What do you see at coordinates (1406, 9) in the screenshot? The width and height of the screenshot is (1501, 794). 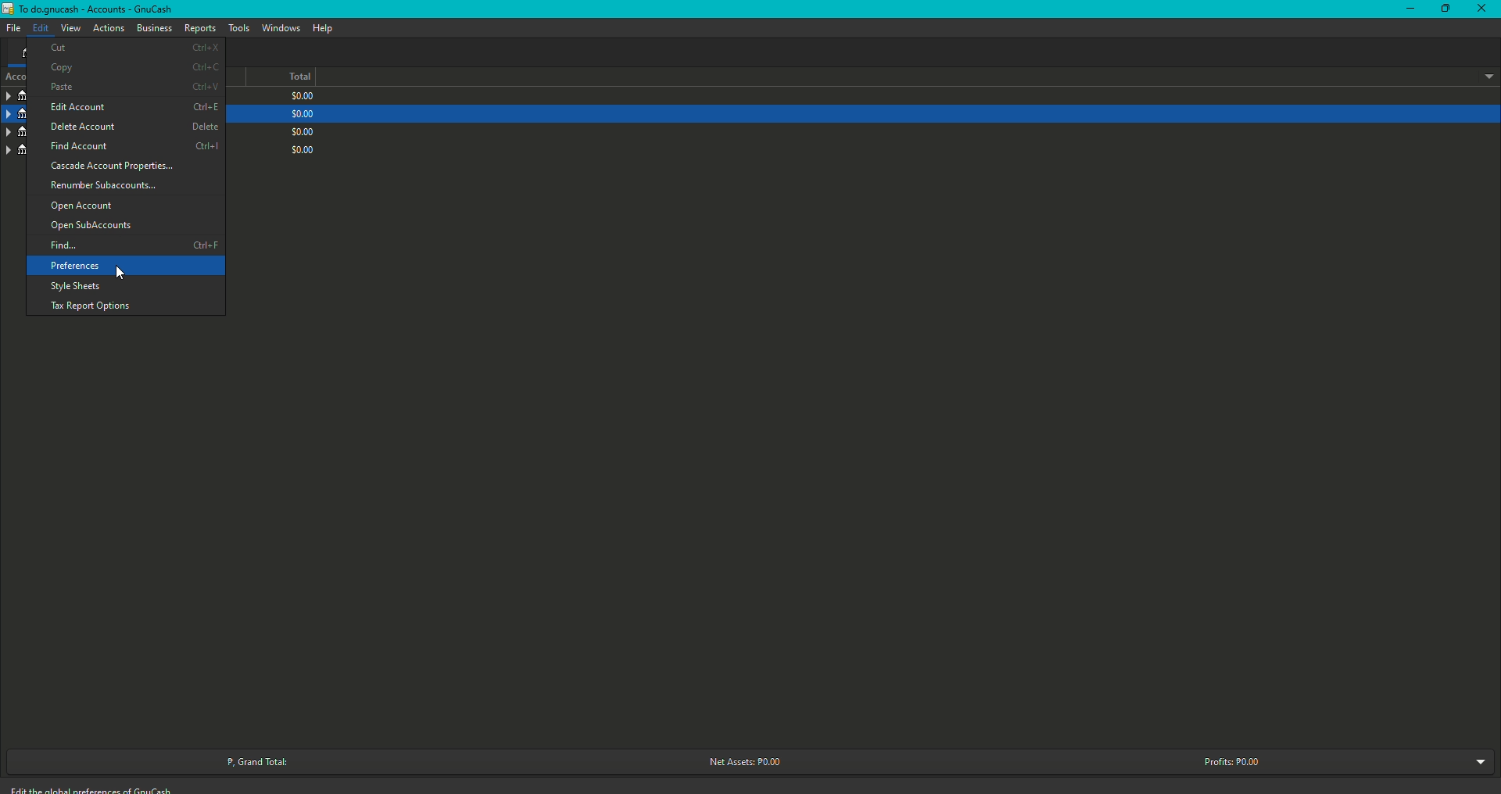 I see `Minimize` at bounding box center [1406, 9].